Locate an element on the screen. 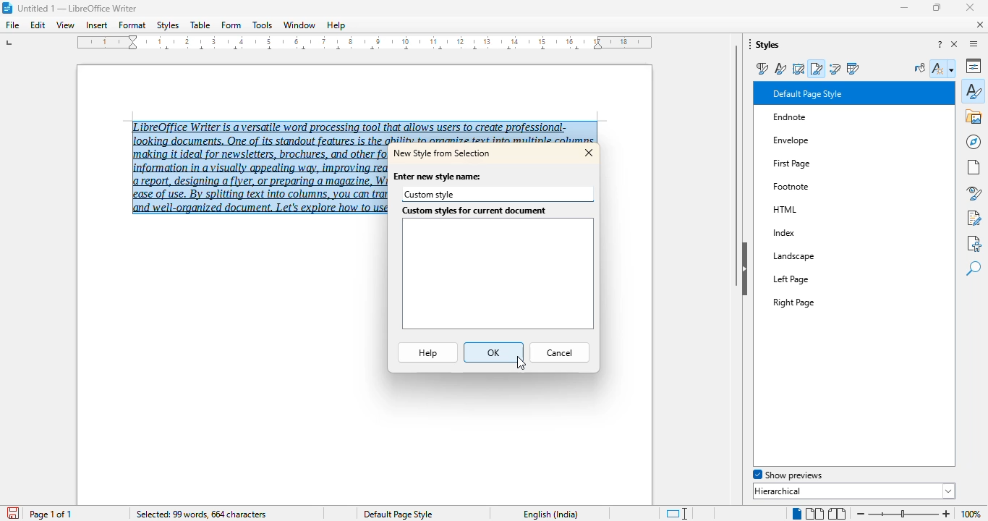  save document is located at coordinates (14, 512).